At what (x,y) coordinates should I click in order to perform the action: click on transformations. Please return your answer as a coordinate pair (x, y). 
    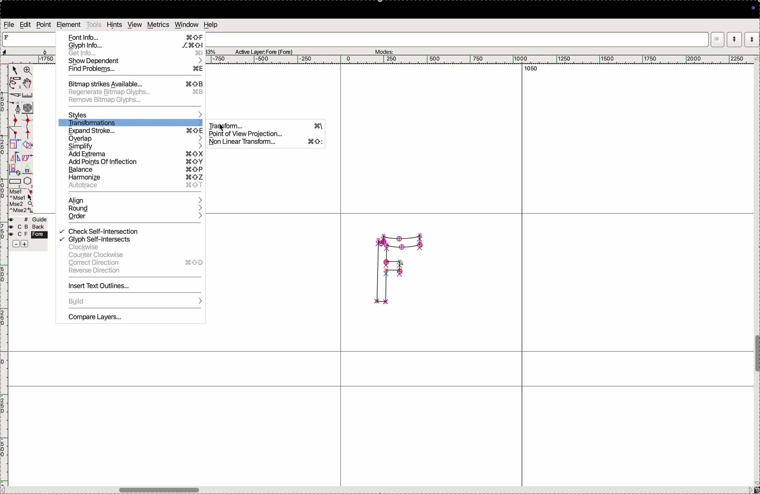
    Looking at the image, I should click on (136, 123).